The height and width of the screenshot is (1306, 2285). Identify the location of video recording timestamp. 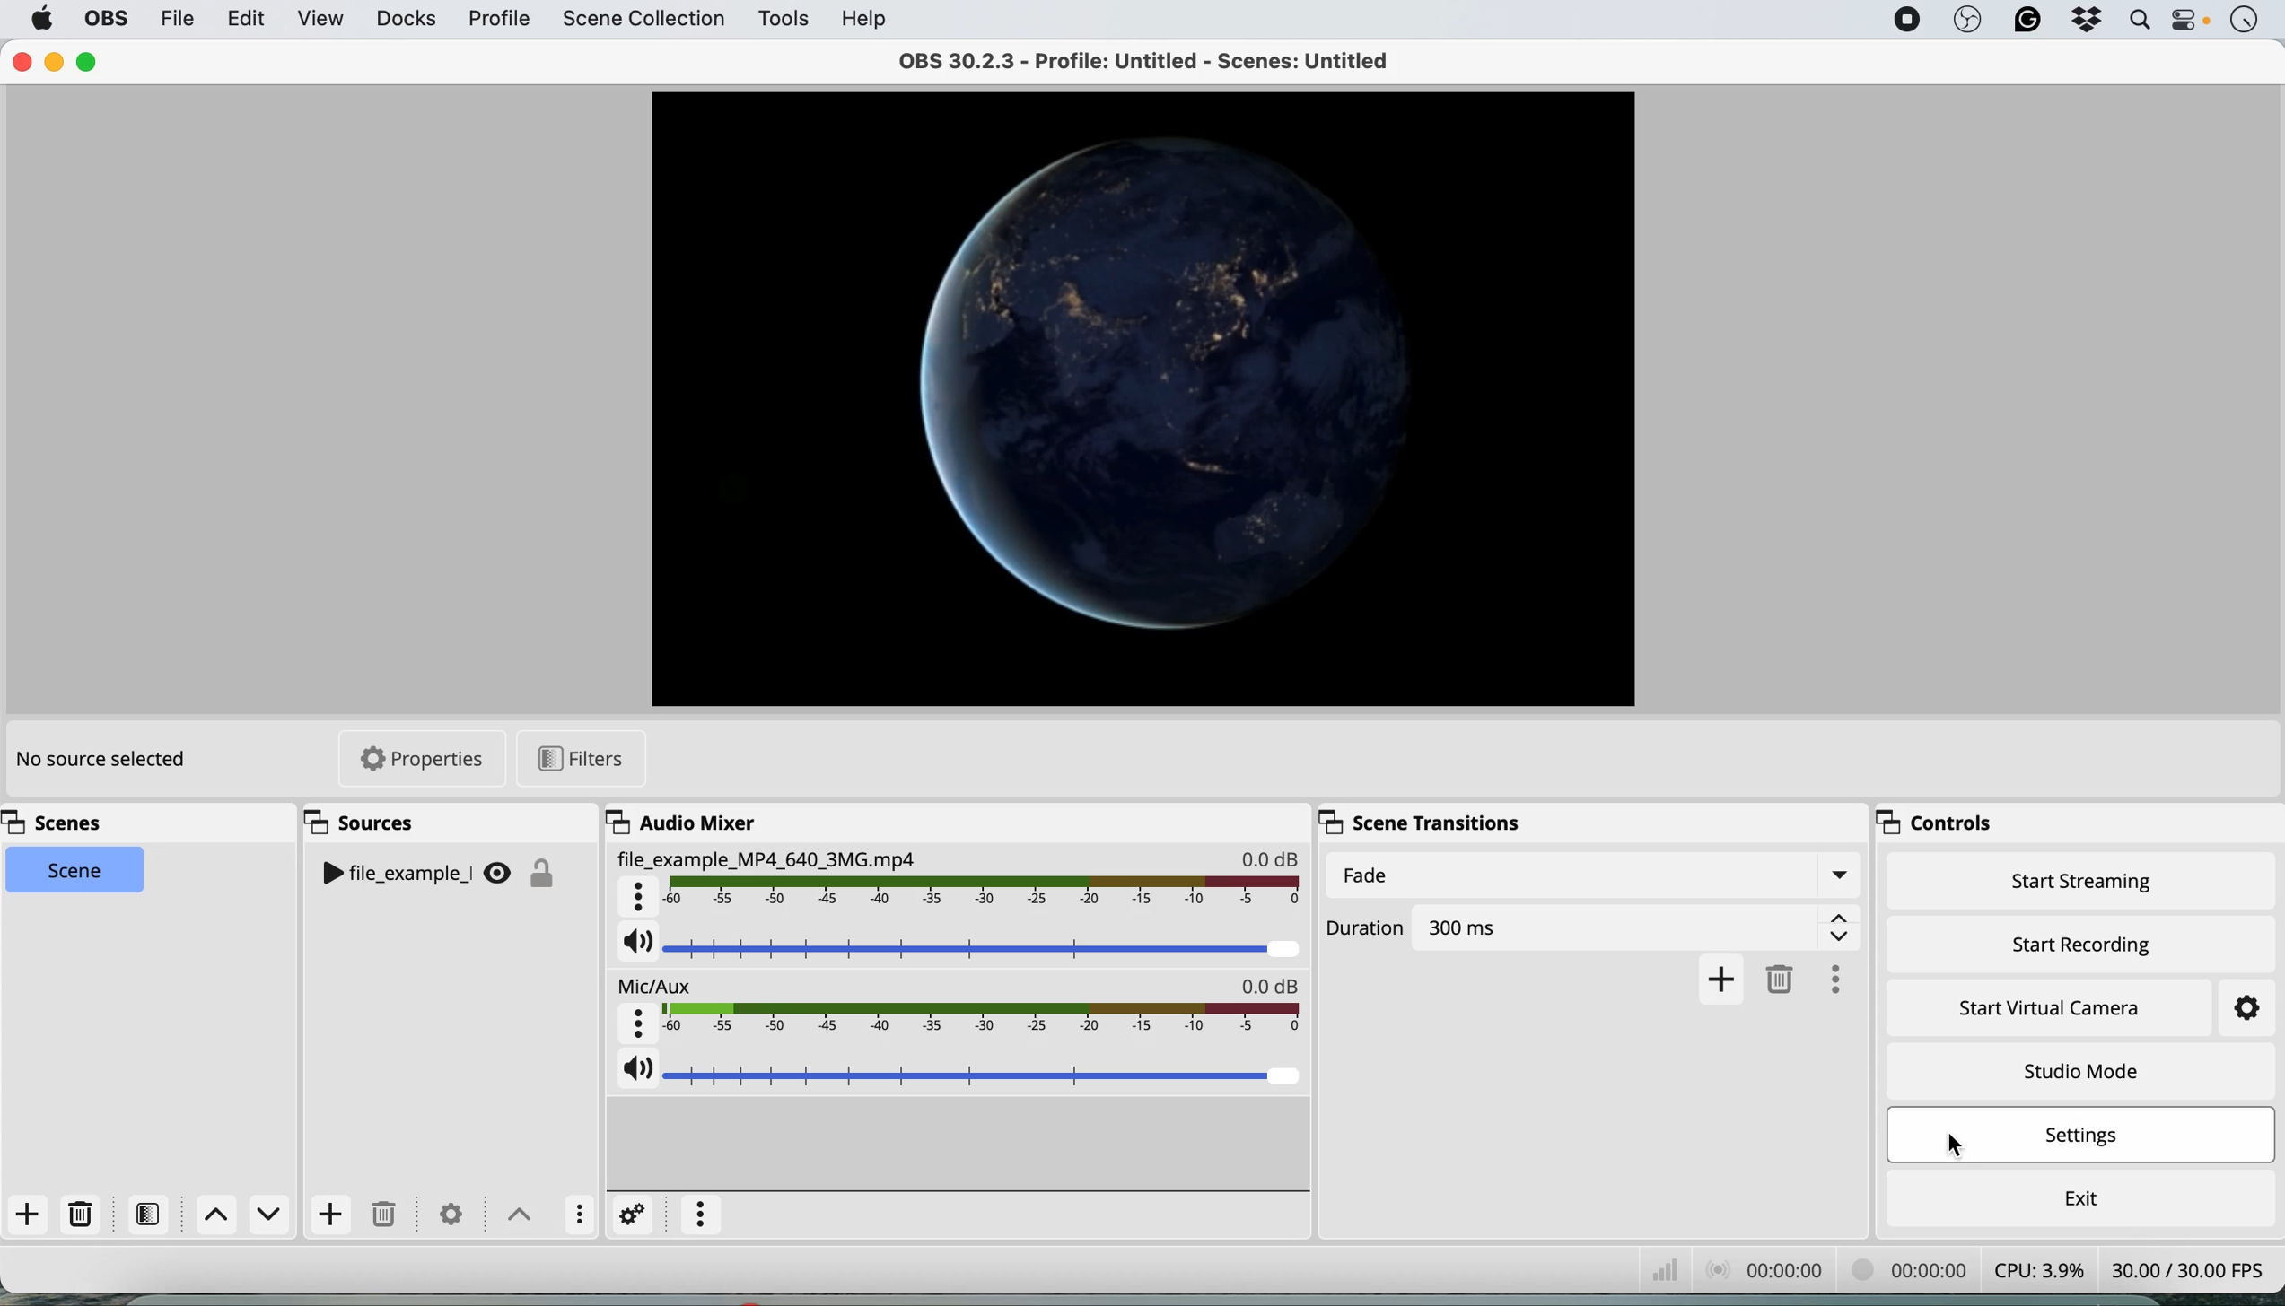
(1910, 1268).